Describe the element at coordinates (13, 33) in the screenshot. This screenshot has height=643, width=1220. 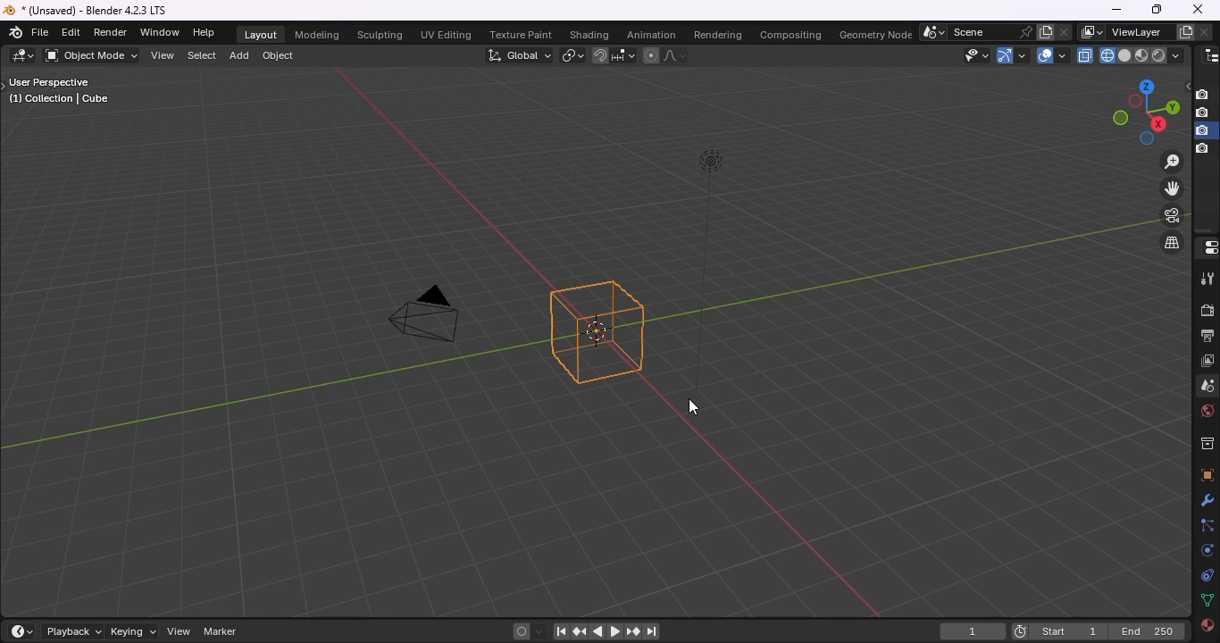
I see `blender` at that location.